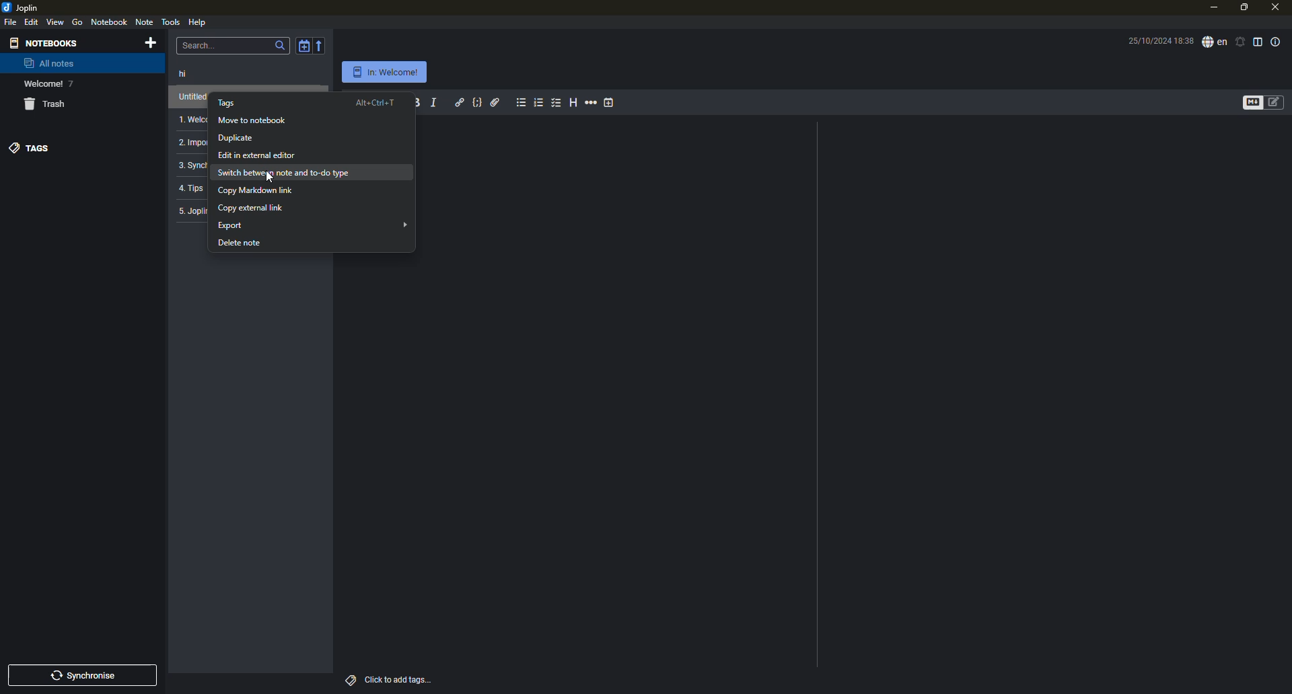 The image size is (1292, 694). I want to click on insert time, so click(610, 102).